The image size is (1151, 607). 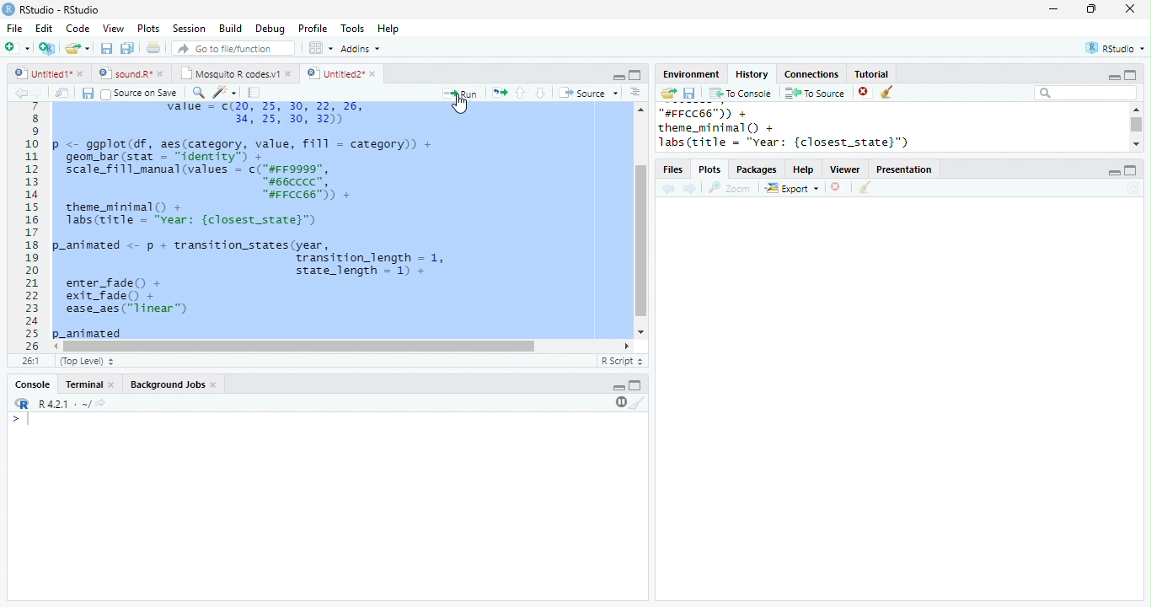 What do you see at coordinates (709, 169) in the screenshot?
I see `Plots` at bounding box center [709, 169].